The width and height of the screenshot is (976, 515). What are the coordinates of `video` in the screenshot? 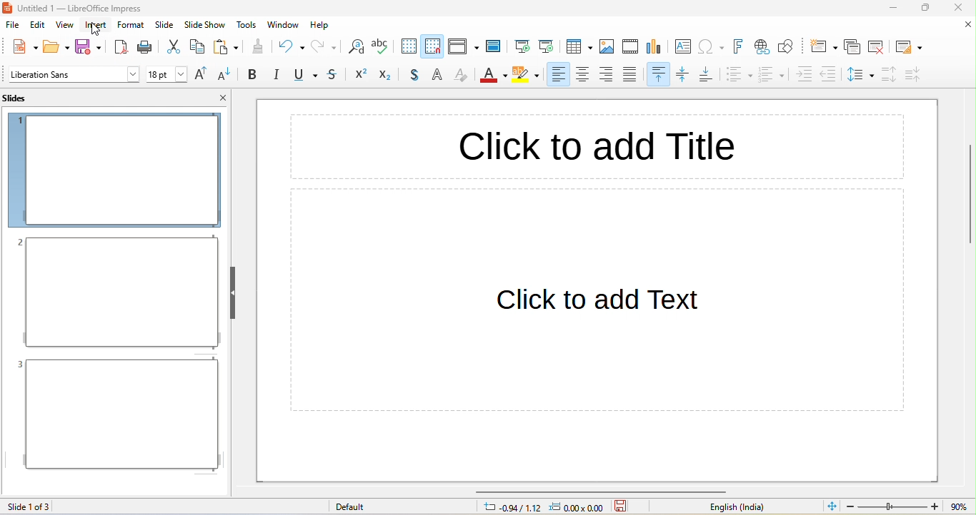 It's located at (630, 46).